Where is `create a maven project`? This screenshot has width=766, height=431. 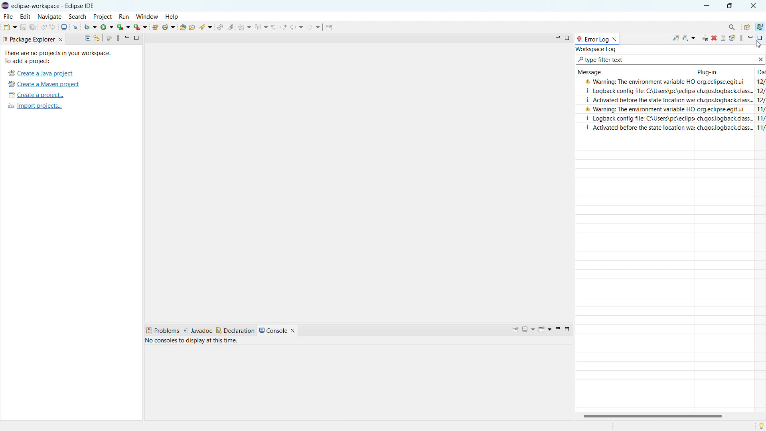 create a maven project is located at coordinates (43, 84).